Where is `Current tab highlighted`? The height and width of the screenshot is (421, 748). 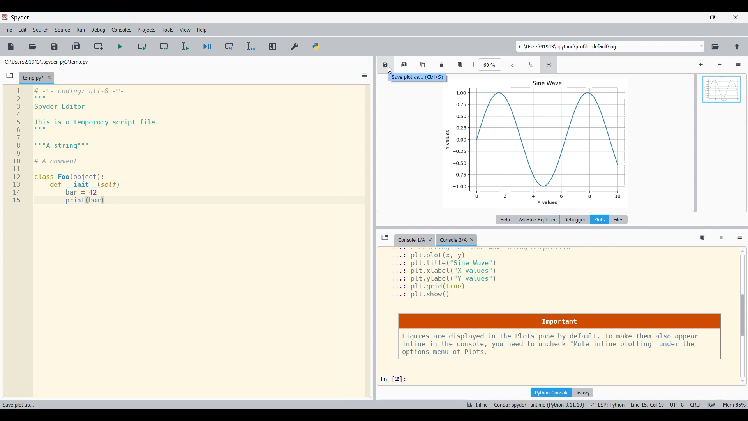 Current tab highlighted is located at coordinates (458, 240).